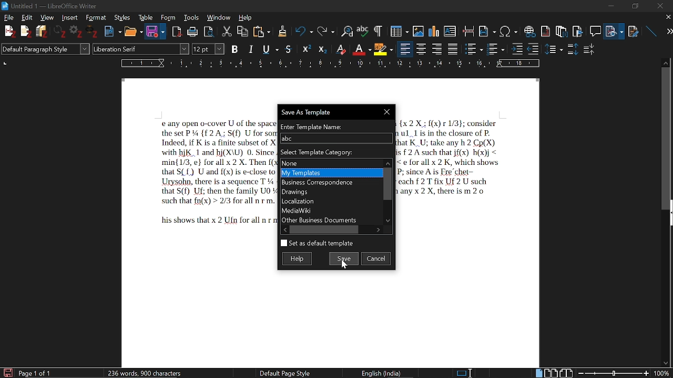  Describe the element at coordinates (120, 50) in the screenshot. I see `Liberation Serif` at that location.